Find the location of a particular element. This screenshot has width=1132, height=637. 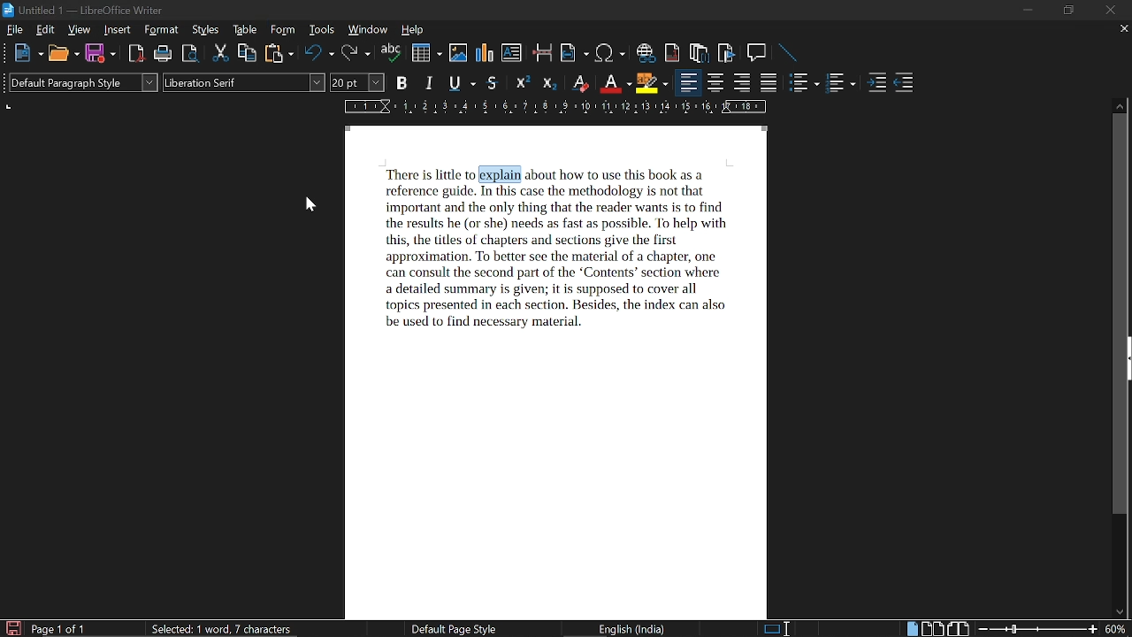

restore down is located at coordinates (1070, 10).